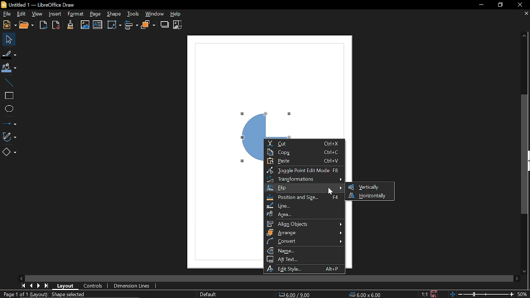 The image size is (530, 298). I want to click on Insert image, so click(85, 25).